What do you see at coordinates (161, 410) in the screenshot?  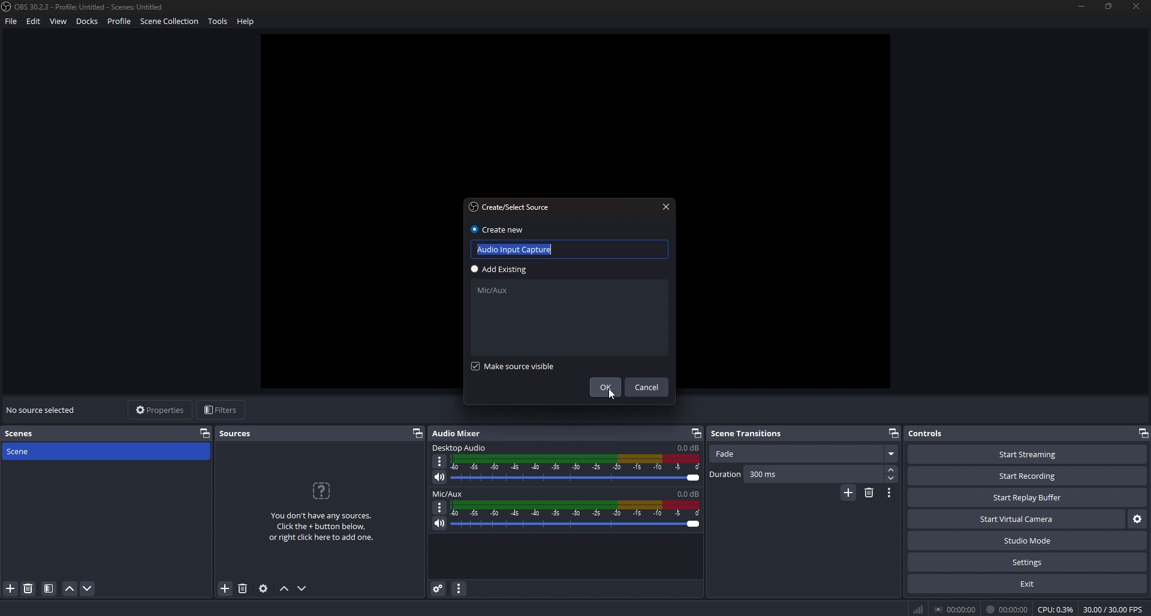 I see `properties` at bounding box center [161, 410].